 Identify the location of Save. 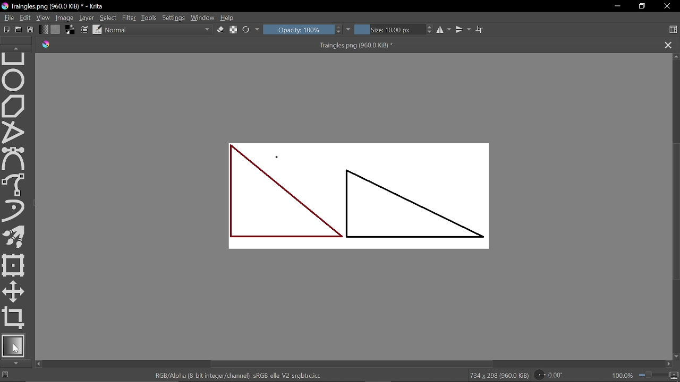
(31, 30).